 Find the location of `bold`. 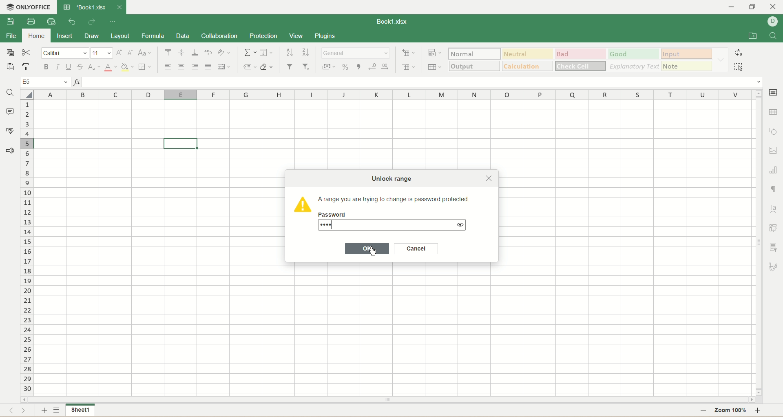

bold is located at coordinates (45, 67).